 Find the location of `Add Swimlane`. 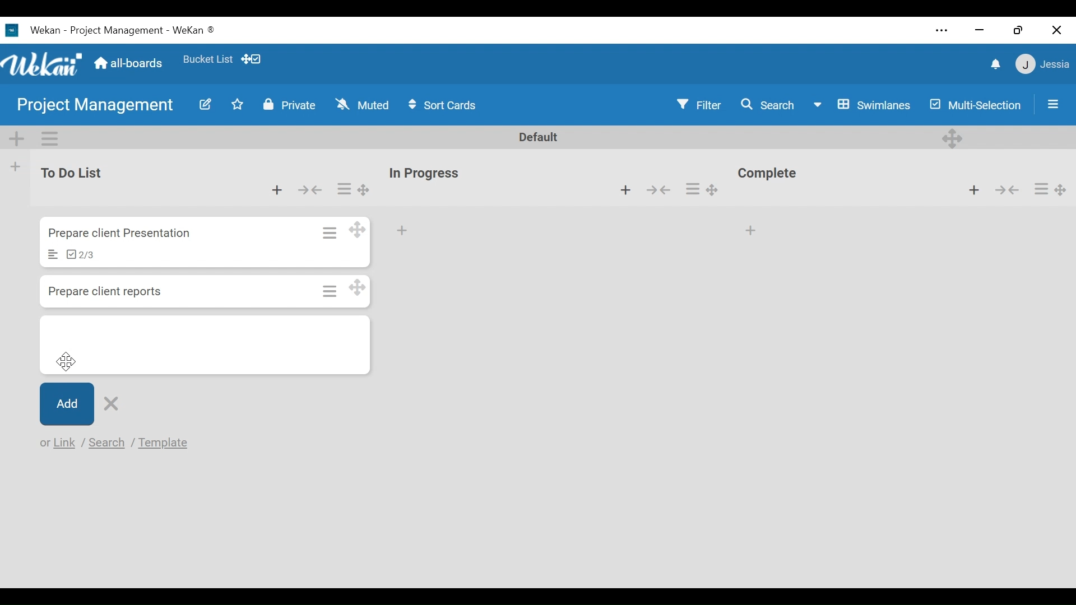

Add Swimlane is located at coordinates (17, 136).